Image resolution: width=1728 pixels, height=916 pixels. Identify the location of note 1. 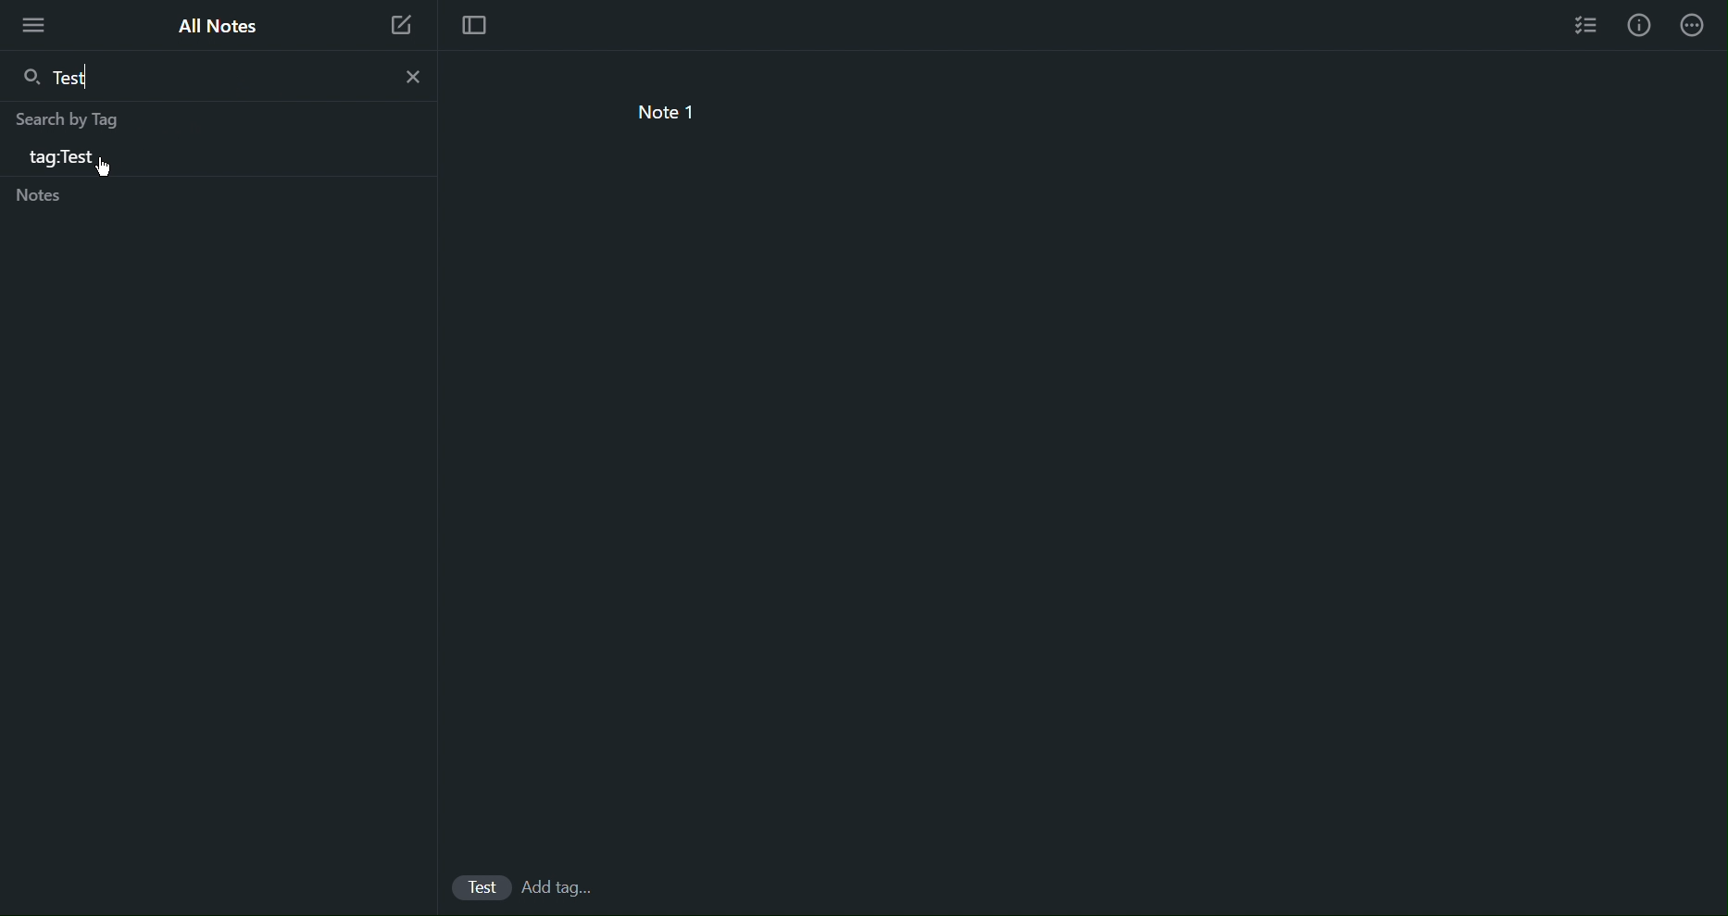
(662, 113).